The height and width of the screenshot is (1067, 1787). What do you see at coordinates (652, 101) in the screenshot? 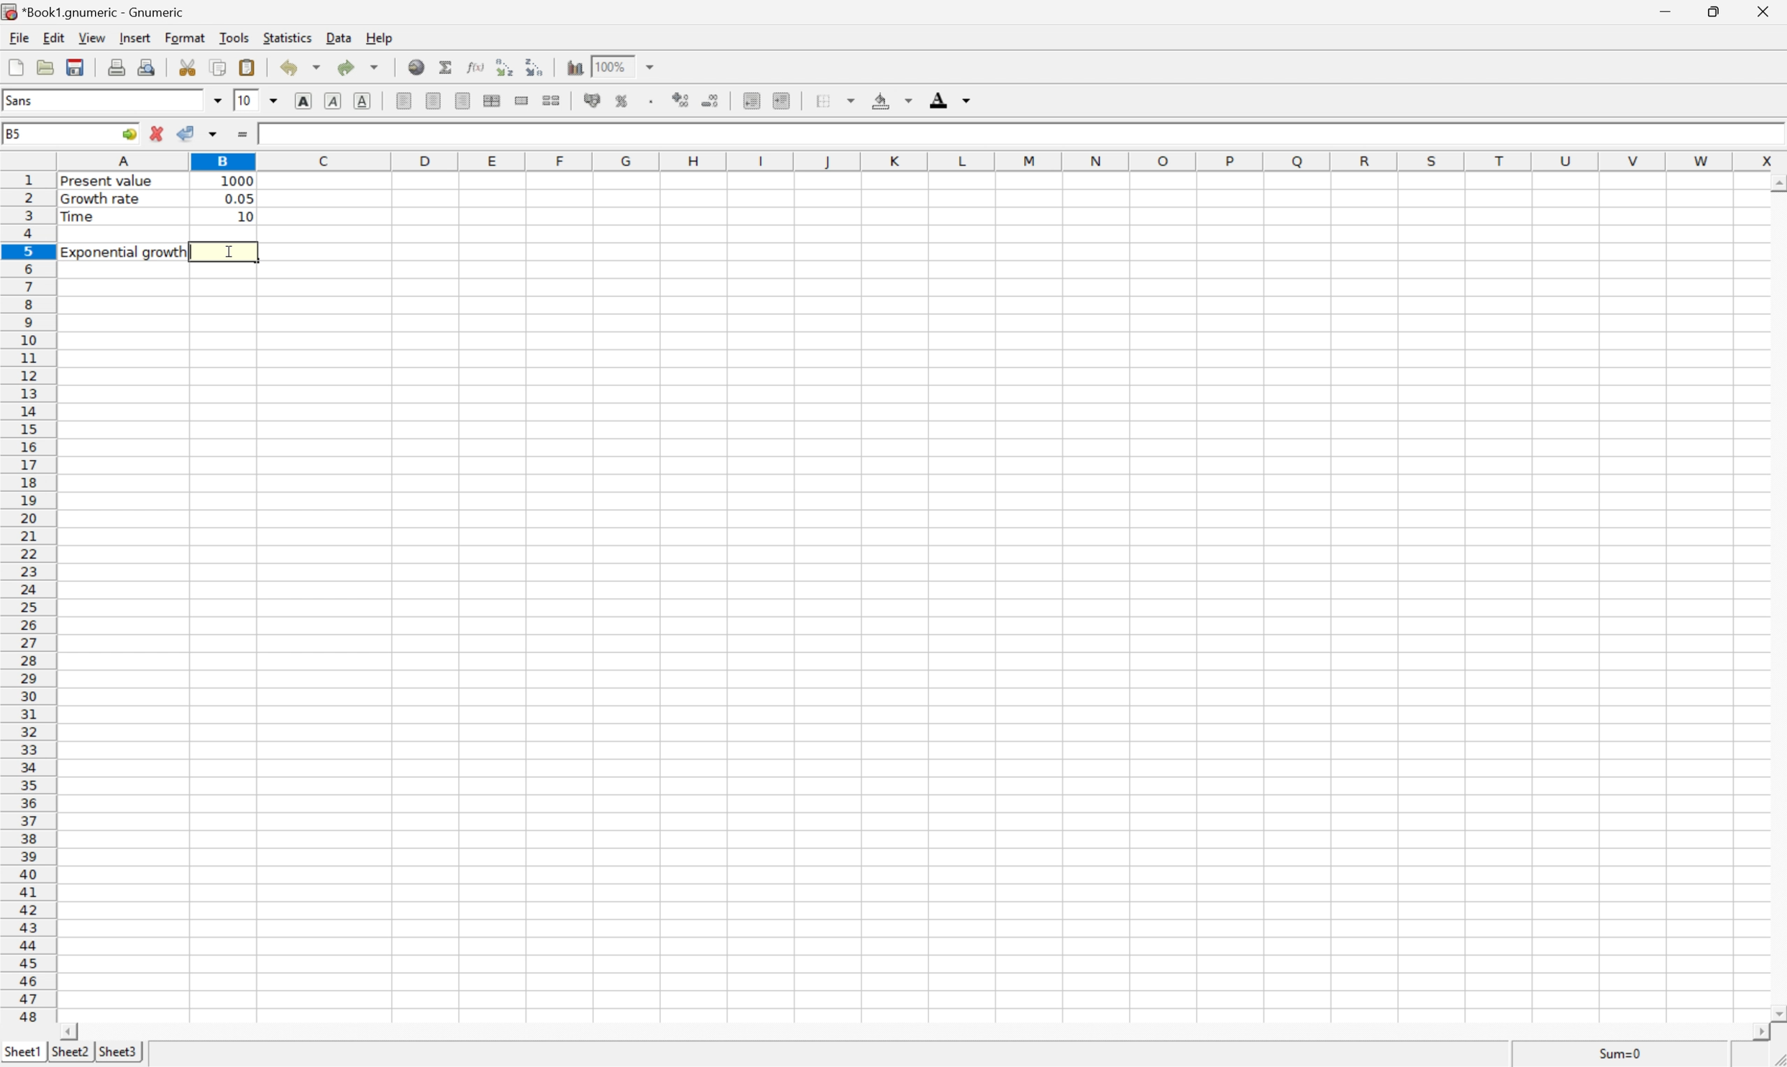
I see `Set the format of the selected cells to include a thousands separator` at bounding box center [652, 101].